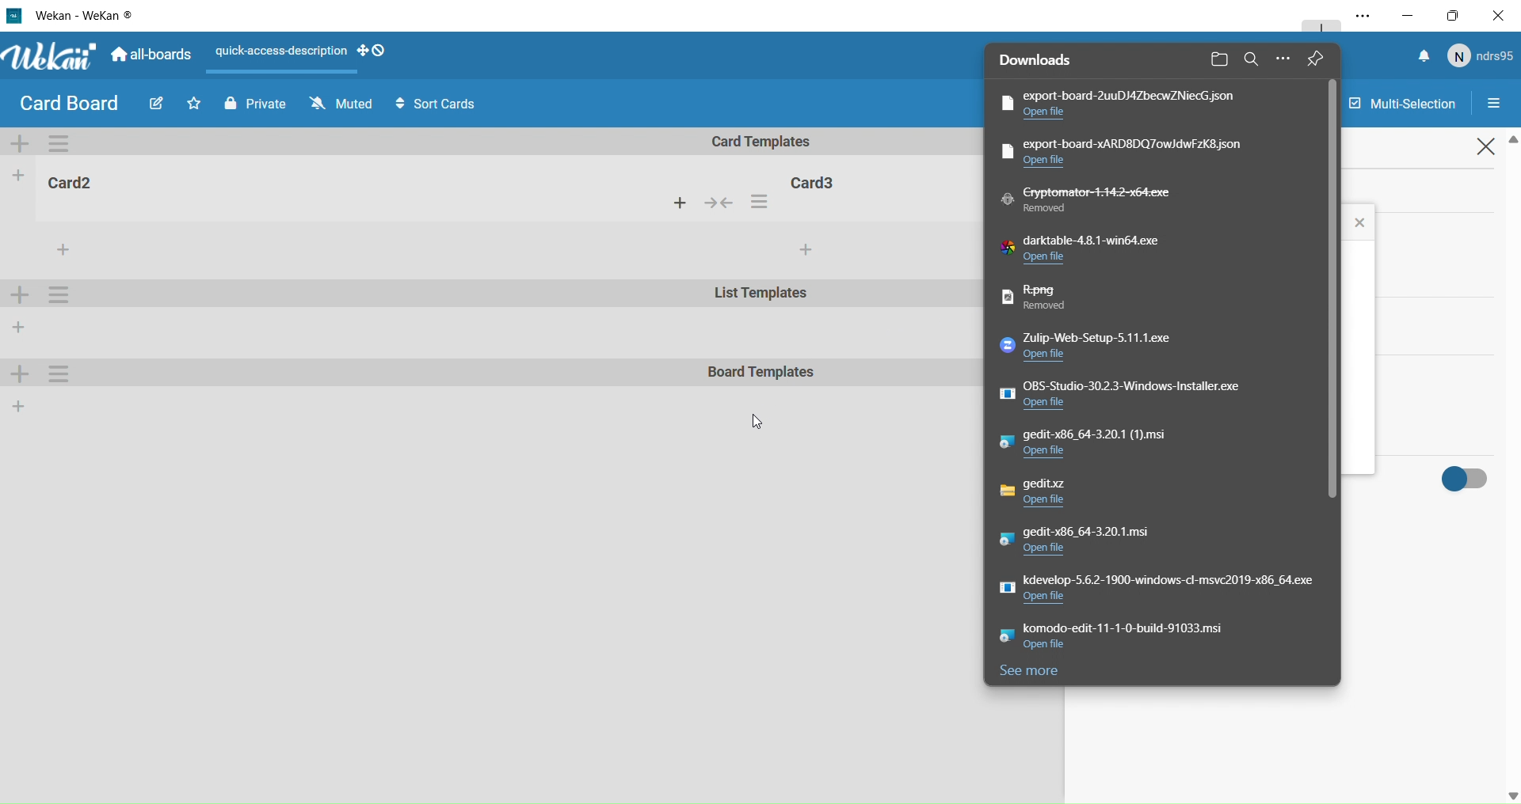 The width and height of the screenshot is (1521, 804). What do you see at coordinates (1043, 60) in the screenshot?
I see `Downloads` at bounding box center [1043, 60].